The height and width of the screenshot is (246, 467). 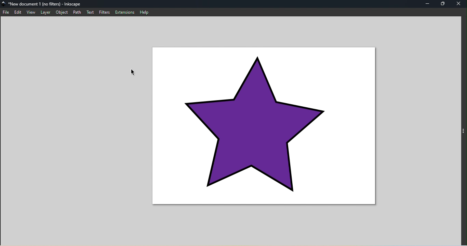 I want to click on Cursor, so click(x=136, y=73).